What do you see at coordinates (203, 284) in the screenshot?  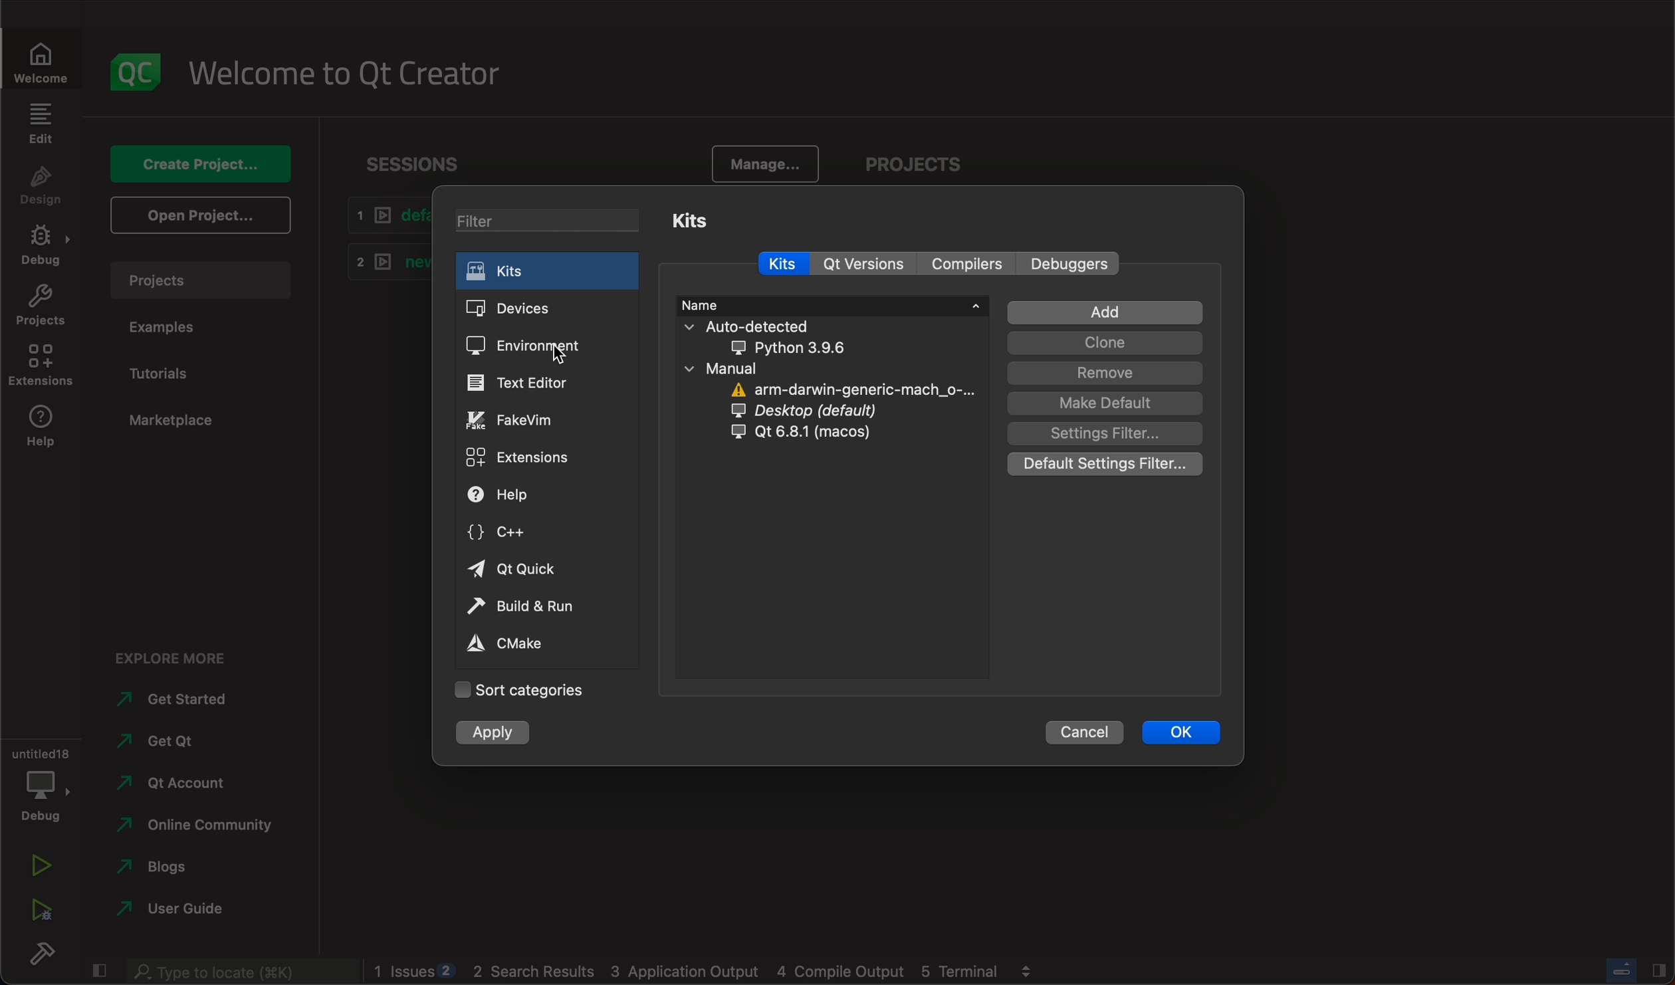 I see `project` at bounding box center [203, 284].